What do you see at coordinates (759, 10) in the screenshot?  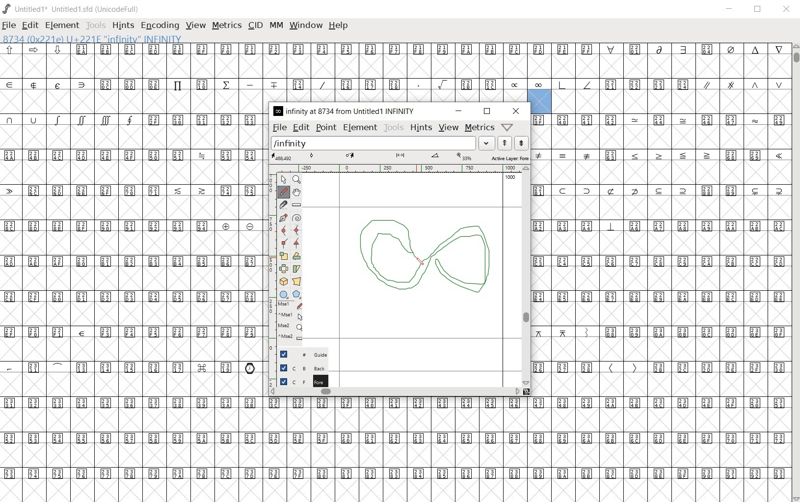 I see `restore down` at bounding box center [759, 10].